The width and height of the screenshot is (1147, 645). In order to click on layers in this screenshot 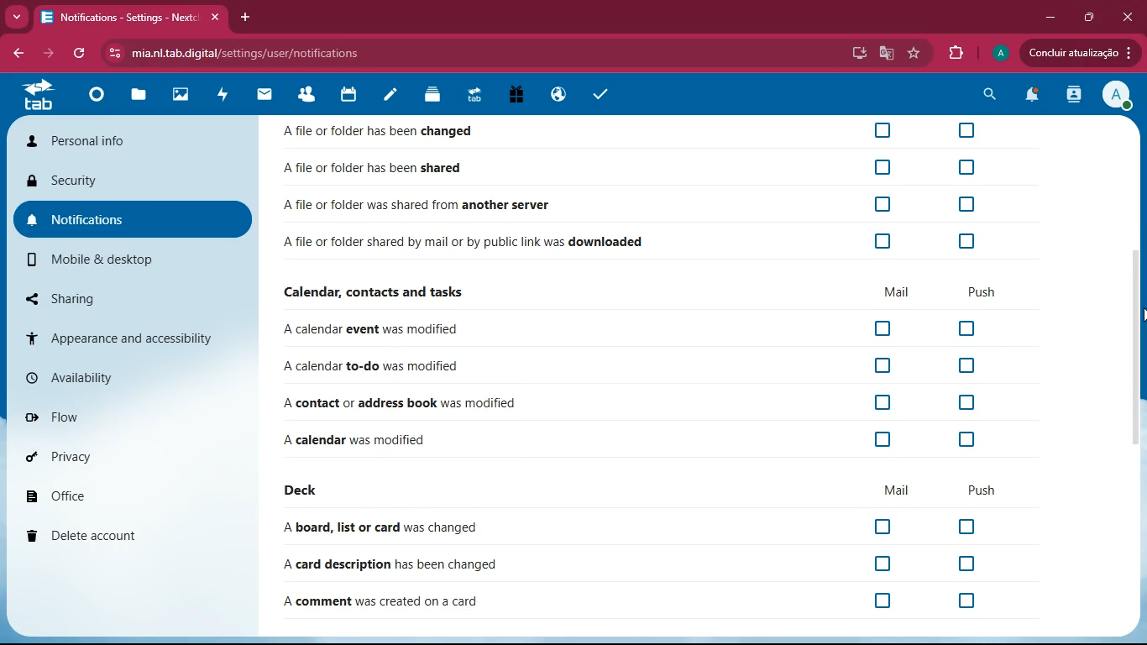, I will do `click(436, 95)`.